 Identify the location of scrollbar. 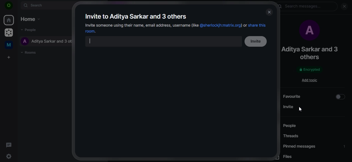
(350, 58).